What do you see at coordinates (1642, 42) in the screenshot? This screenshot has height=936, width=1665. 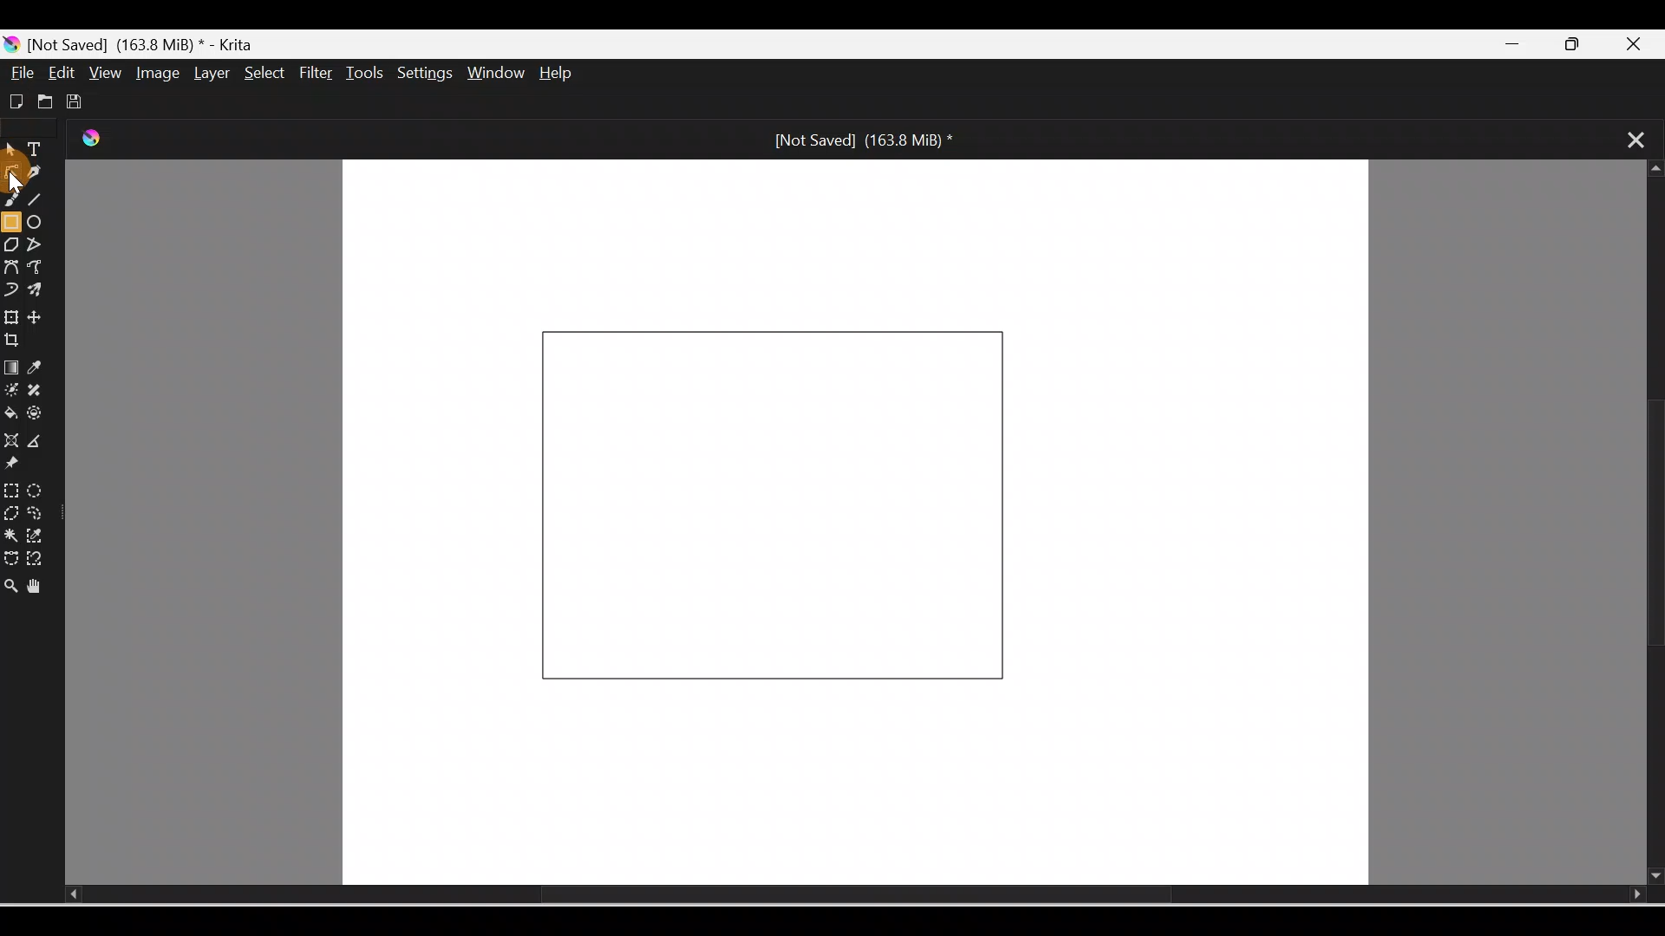 I see `Close` at bounding box center [1642, 42].